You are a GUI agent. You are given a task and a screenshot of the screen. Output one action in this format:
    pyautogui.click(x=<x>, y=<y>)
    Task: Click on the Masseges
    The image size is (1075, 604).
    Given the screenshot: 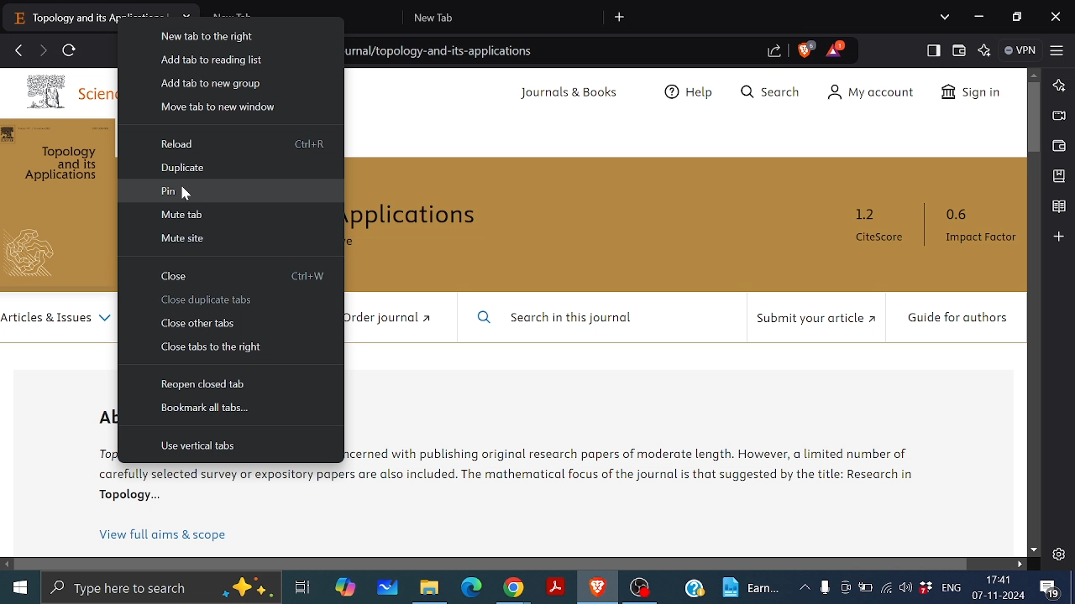 What is the action you would take?
    pyautogui.click(x=1052, y=588)
    